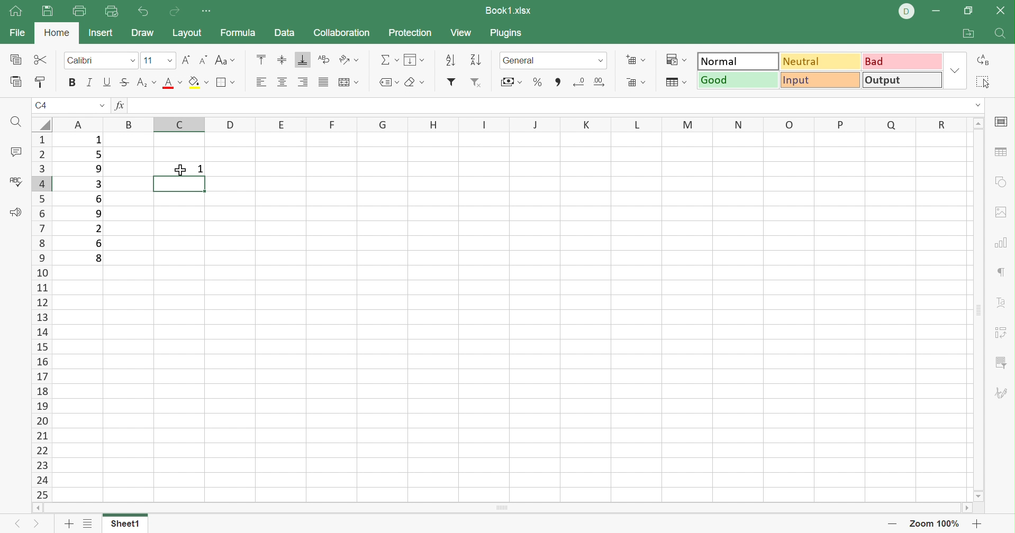 The width and height of the screenshot is (1015, 533). Describe the element at coordinates (186, 60) in the screenshot. I see `Increment font size` at that location.